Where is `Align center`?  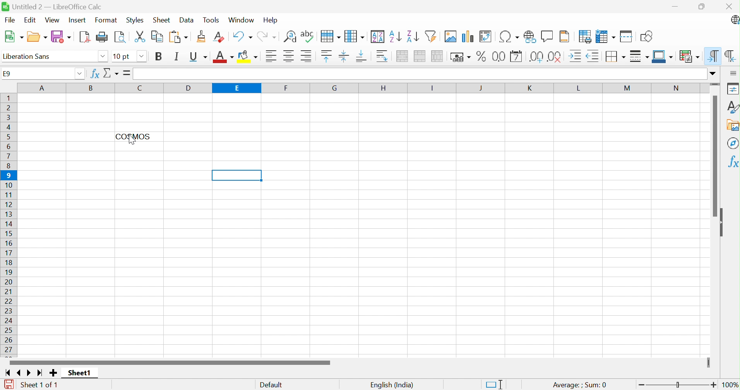
Align center is located at coordinates (289, 56).